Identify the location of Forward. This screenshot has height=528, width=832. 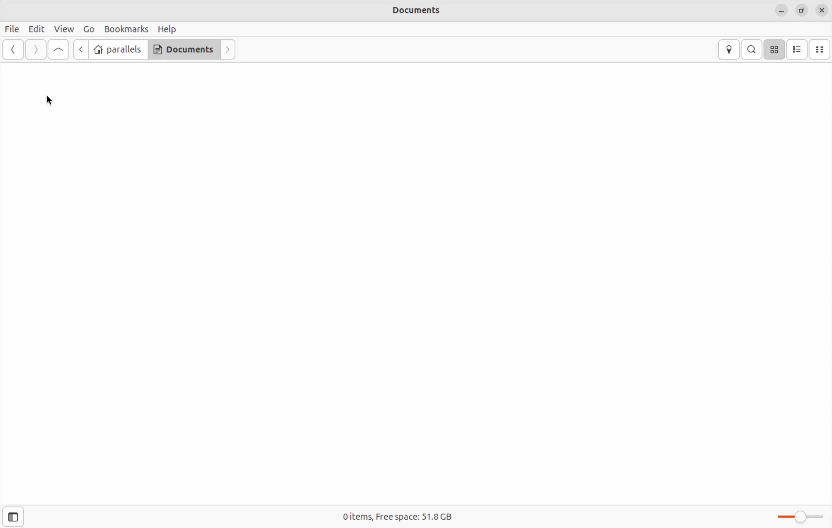
(36, 50).